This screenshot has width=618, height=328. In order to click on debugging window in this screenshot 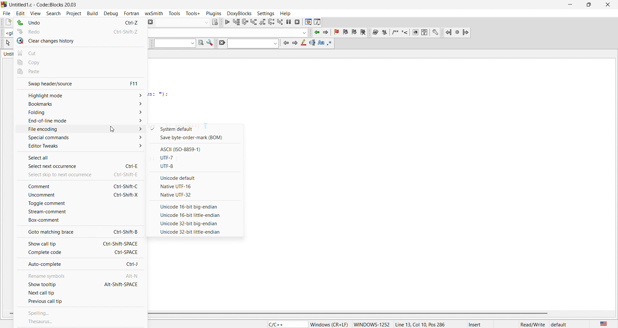, I will do `click(308, 22)`.